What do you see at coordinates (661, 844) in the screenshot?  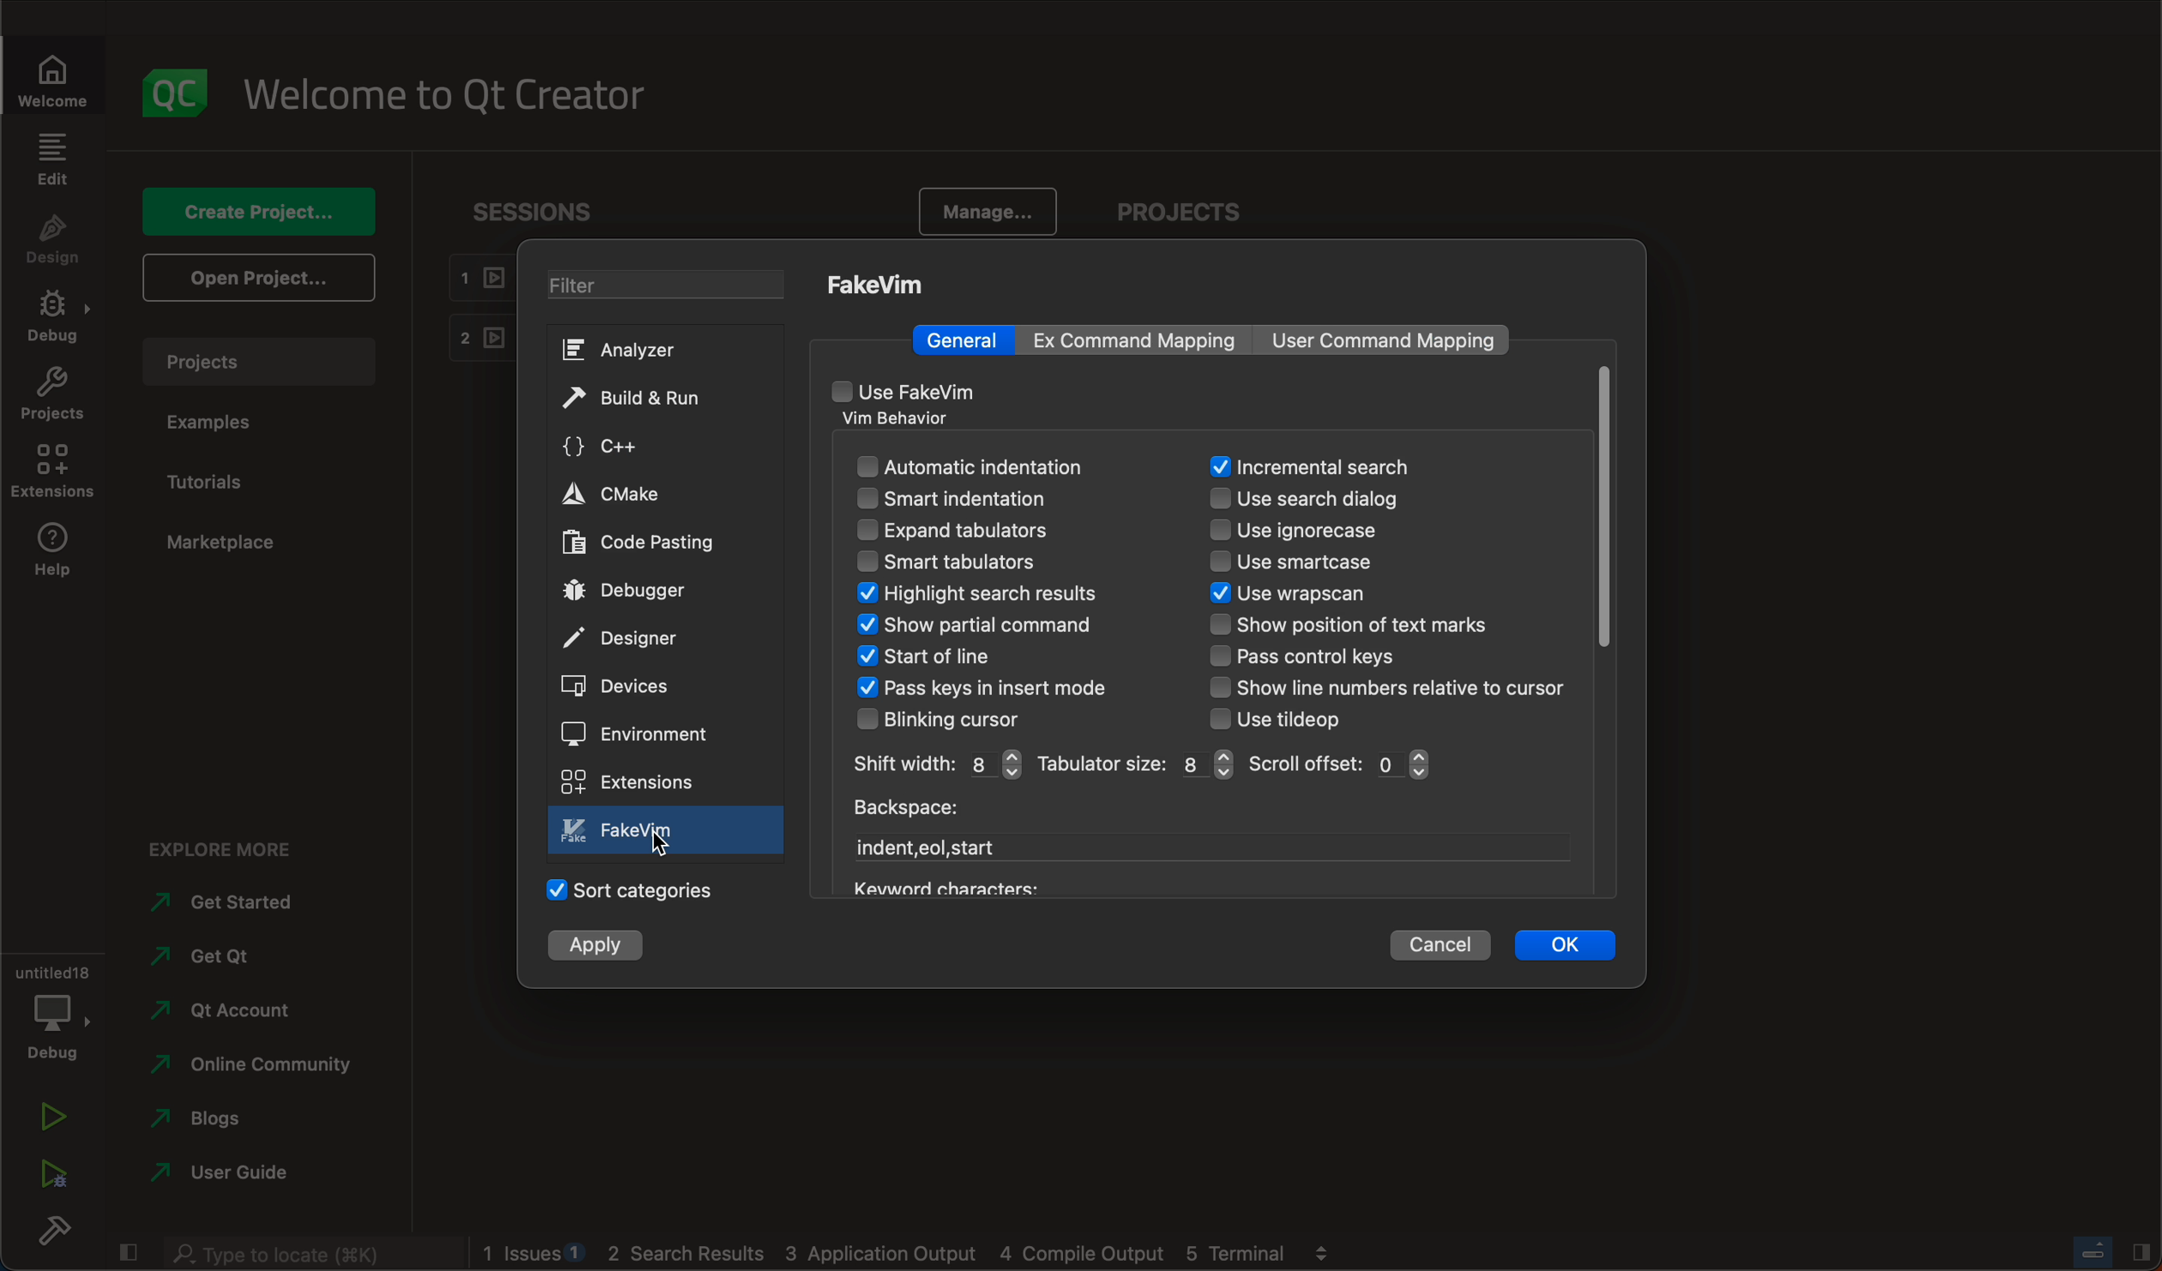 I see `cursor` at bounding box center [661, 844].